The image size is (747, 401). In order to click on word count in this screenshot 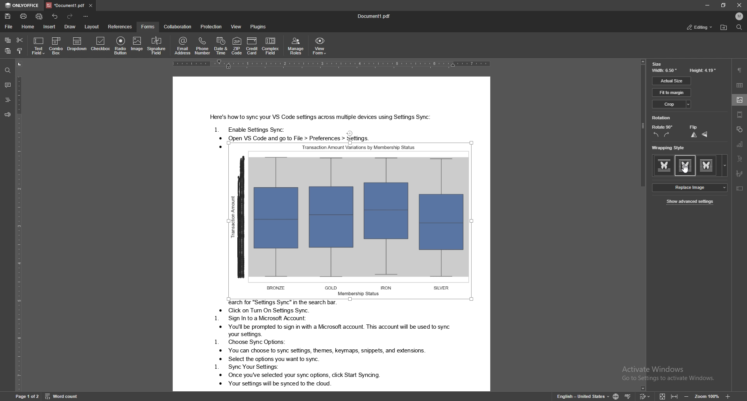, I will do `click(62, 396)`.